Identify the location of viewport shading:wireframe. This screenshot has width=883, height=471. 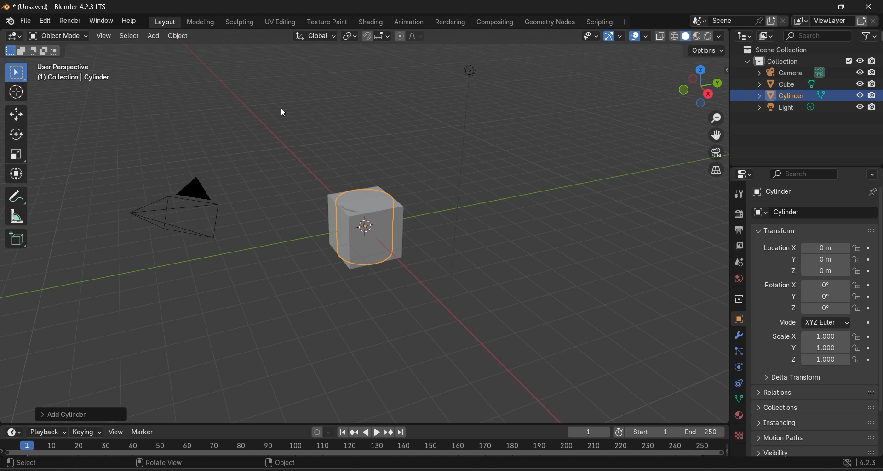
(672, 35).